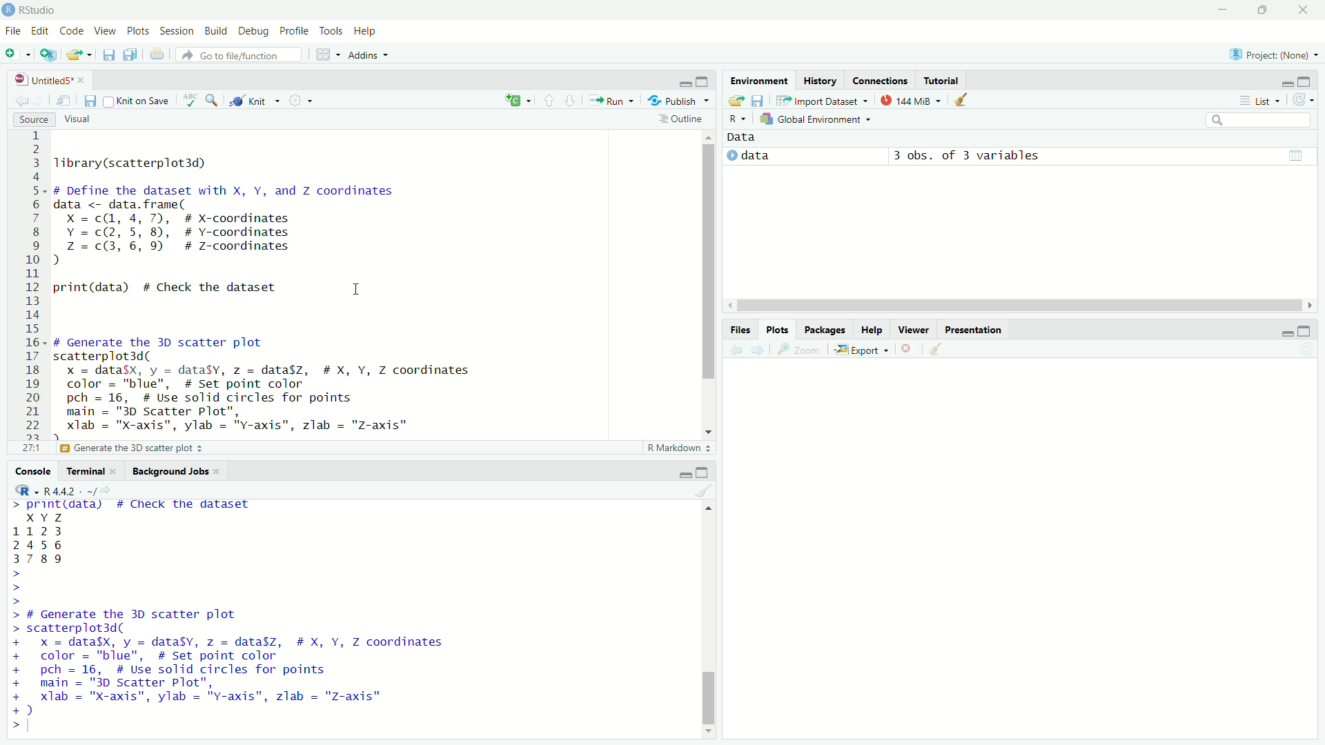  Describe the element at coordinates (35, 472) in the screenshot. I see `Console` at that location.